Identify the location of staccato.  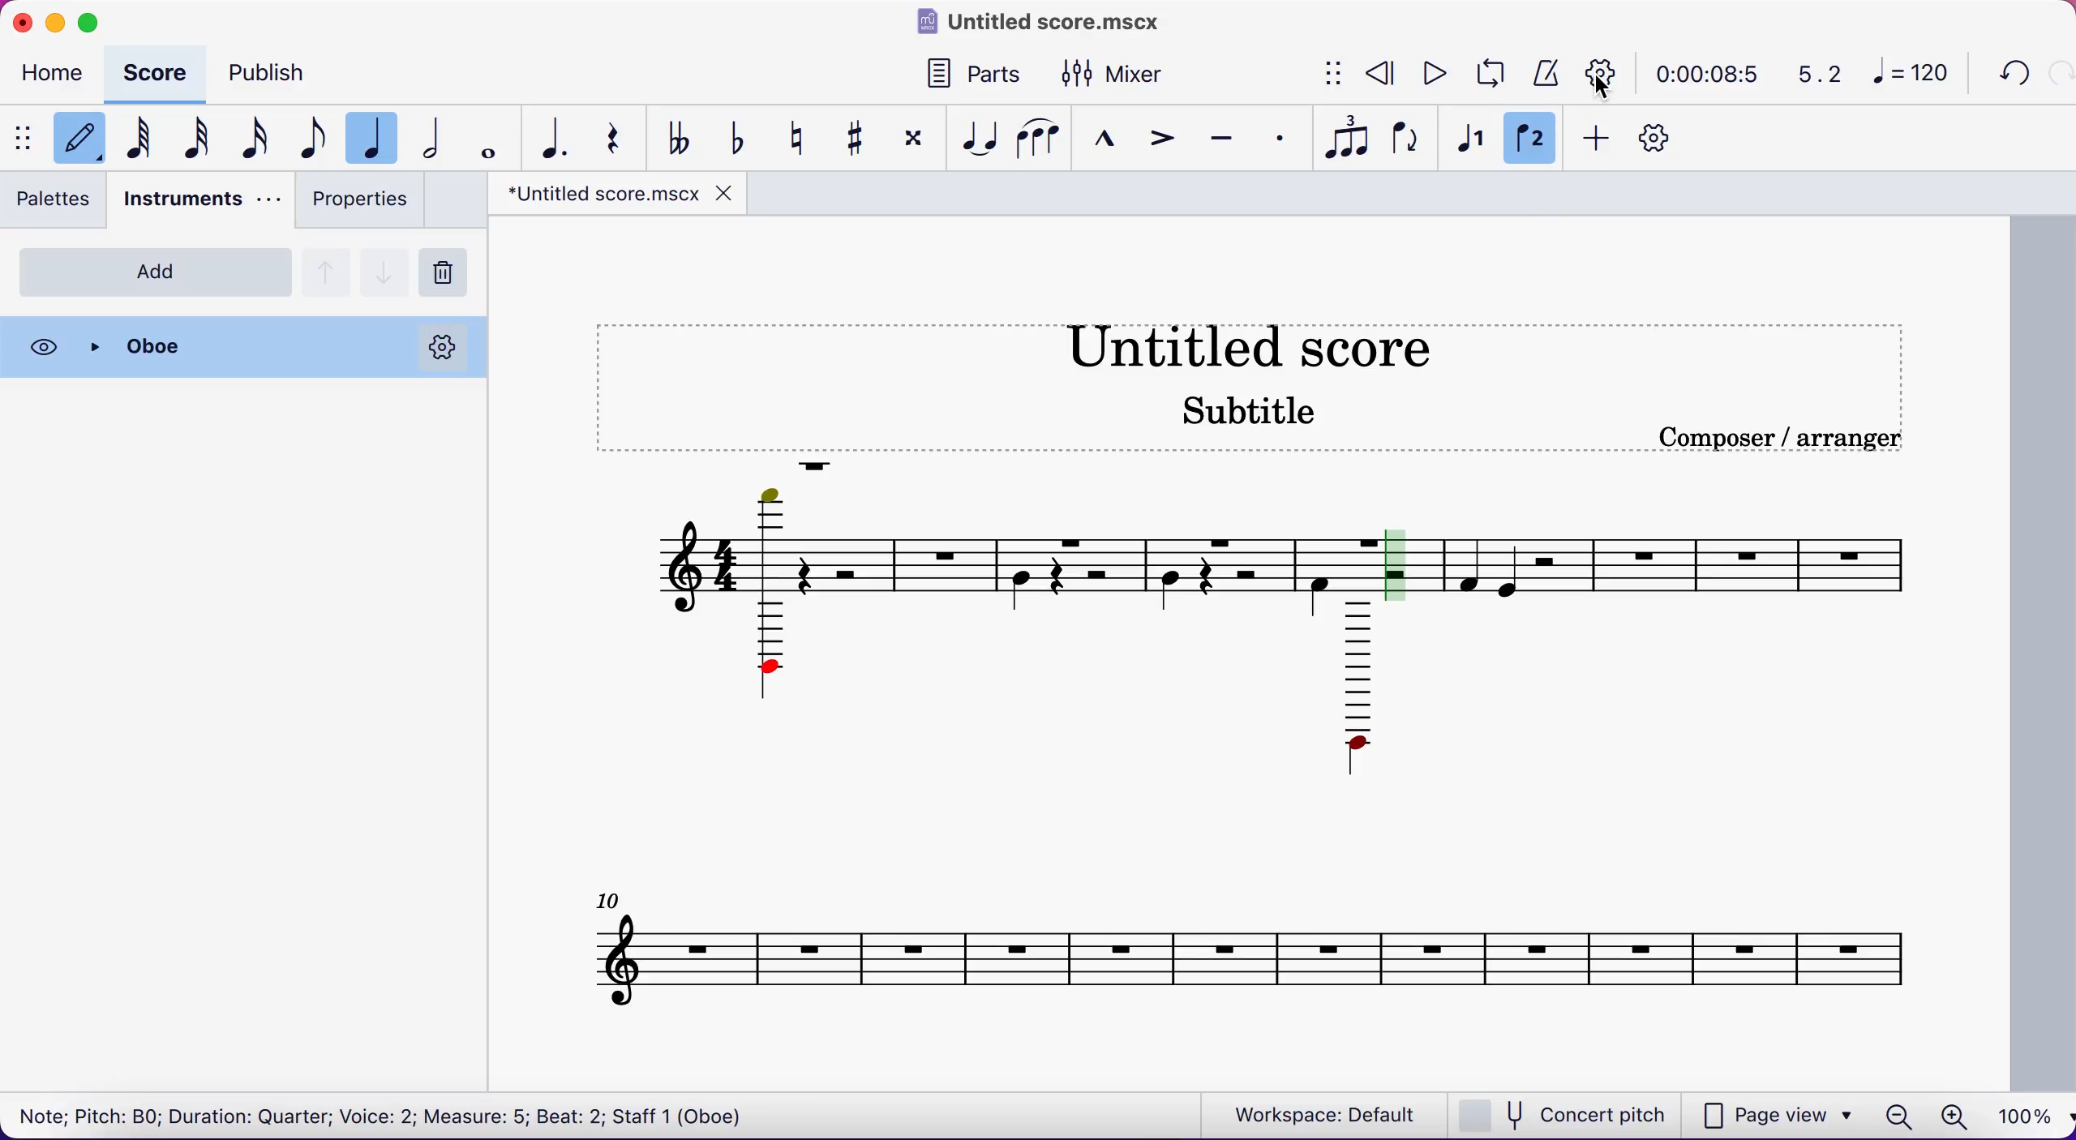
(1285, 139).